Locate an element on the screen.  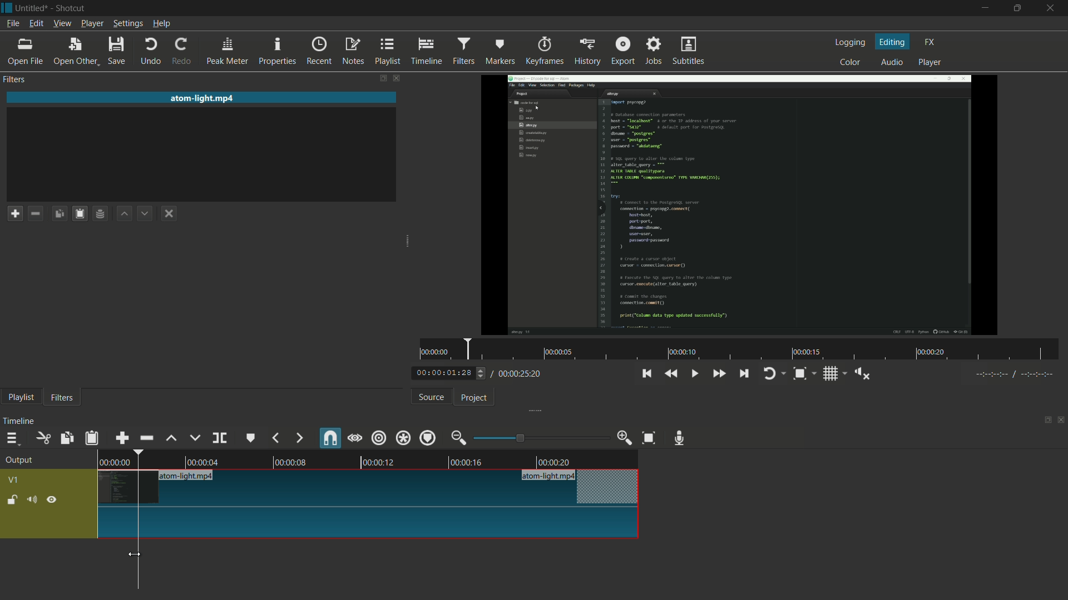
color is located at coordinates (851, 61).